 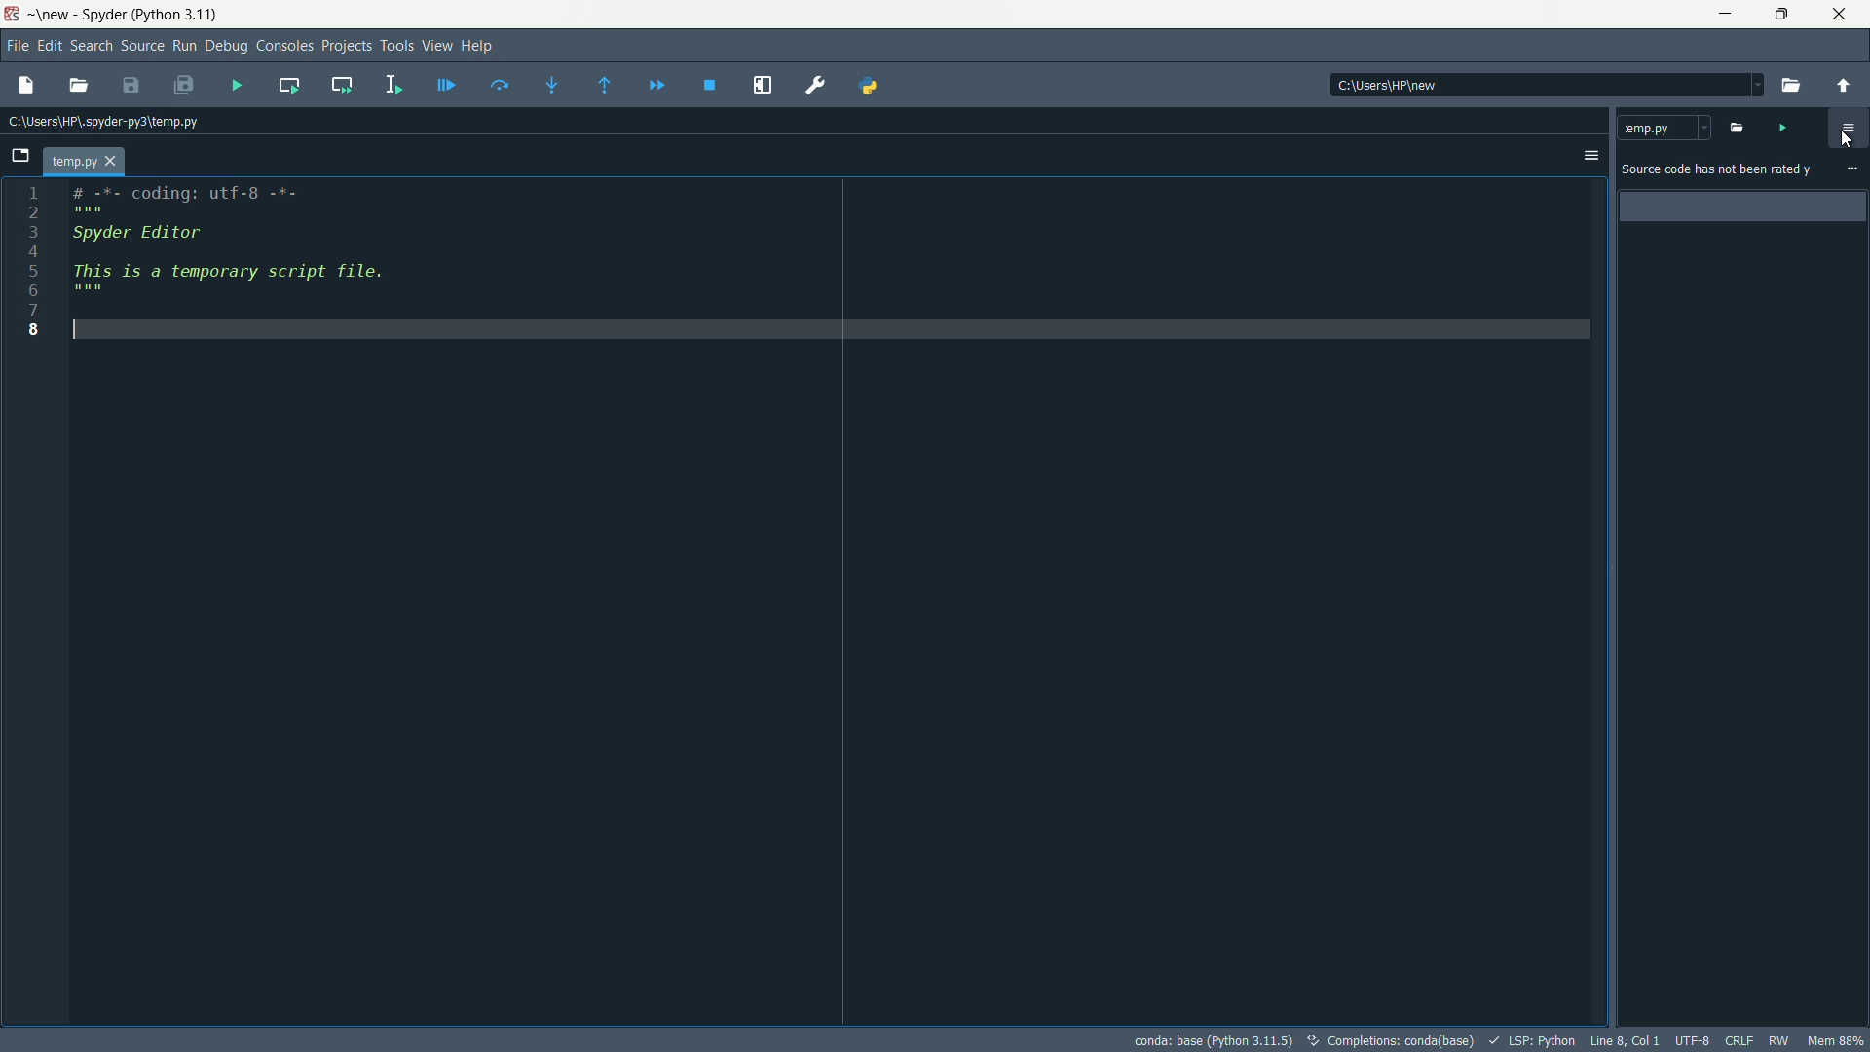 I want to click on browse tabs, so click(x=19, y=156).